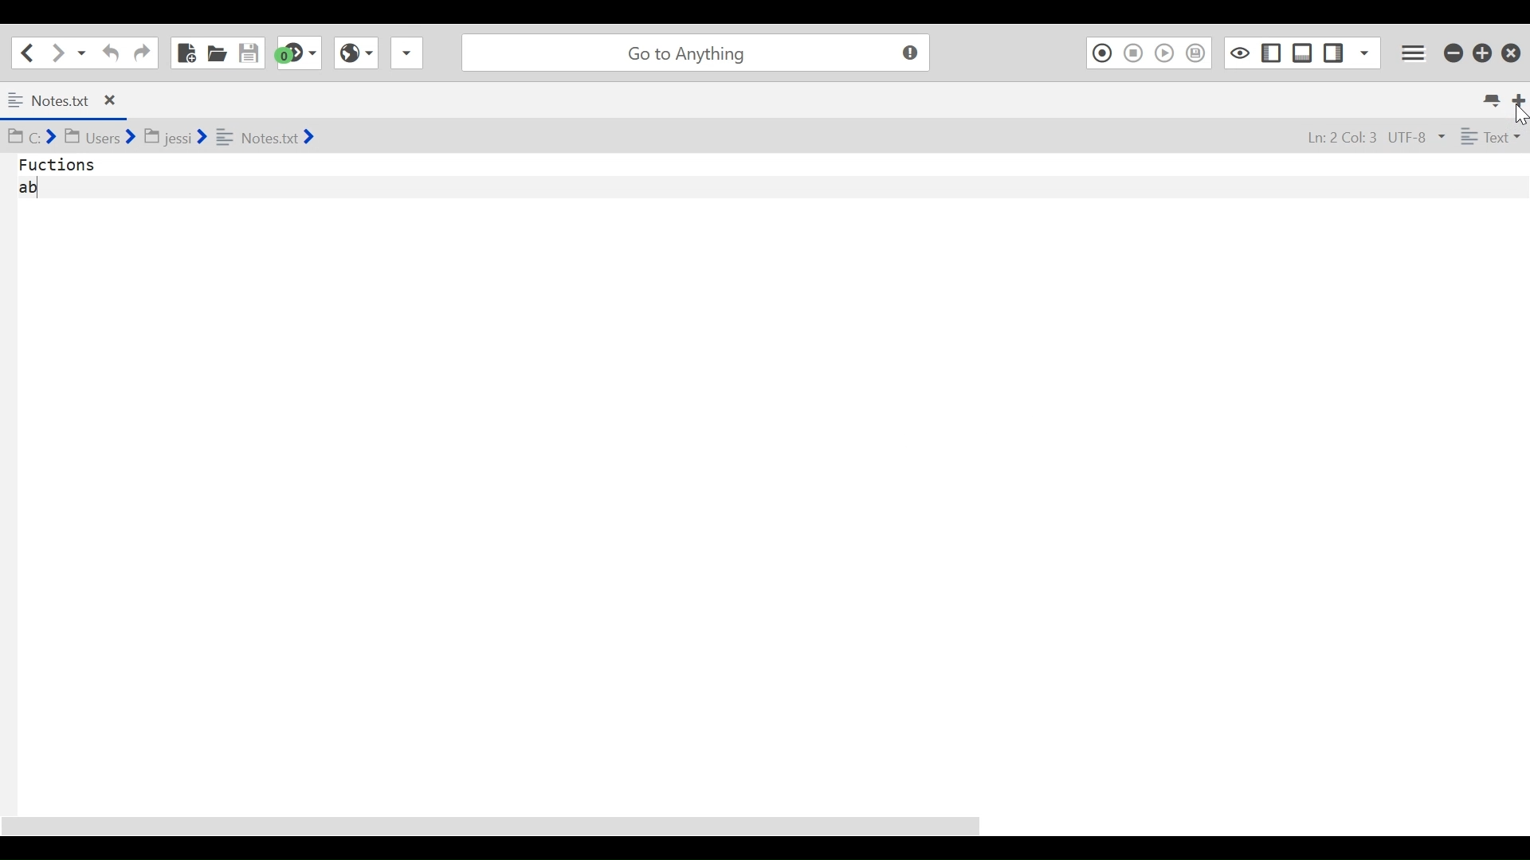 This screenshot has height=860, width=1530. What do you see at coordinates (216, 52) in the screenshot?
I see `Open File` at bounding box center [216, 52].